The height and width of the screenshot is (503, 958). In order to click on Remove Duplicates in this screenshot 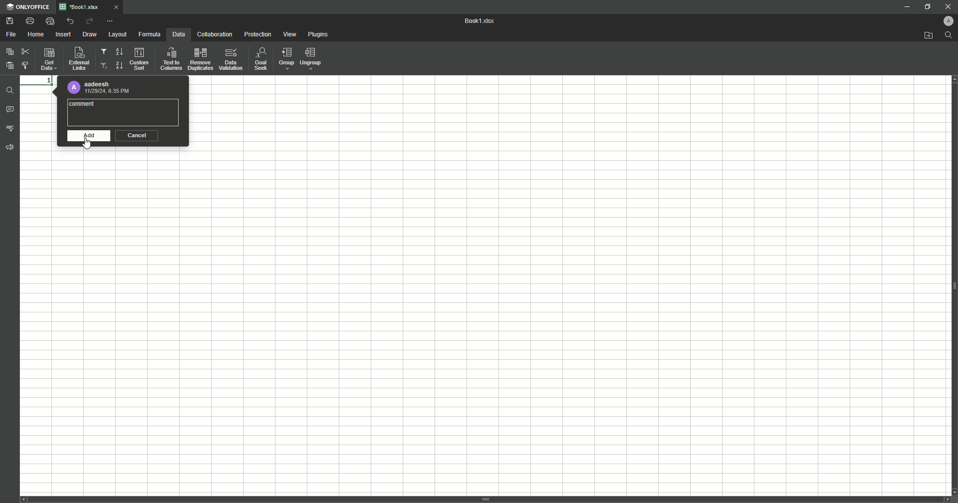, I will do `click(200, 59)`.